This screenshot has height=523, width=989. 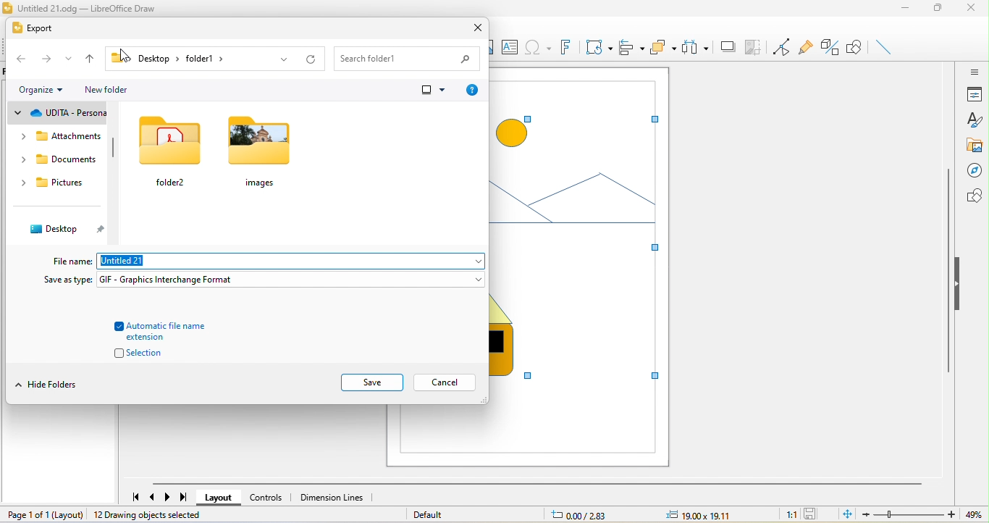 What do you see at coordinates (975, 120) in the screenshot?
I see `style` at bounding box center [975, 120].